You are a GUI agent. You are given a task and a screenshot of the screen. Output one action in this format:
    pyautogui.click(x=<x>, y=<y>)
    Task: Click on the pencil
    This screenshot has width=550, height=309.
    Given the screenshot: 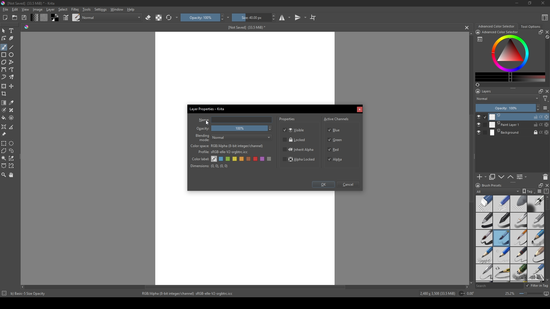 What is the action you would take?
    pyautogui.click(x=536, y=238)
    